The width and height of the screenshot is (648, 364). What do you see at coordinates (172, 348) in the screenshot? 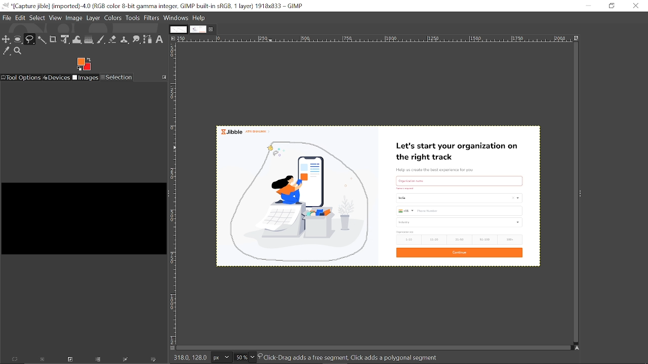
I see `Toggle quick mask on/off` at bounding box center [172, 348].